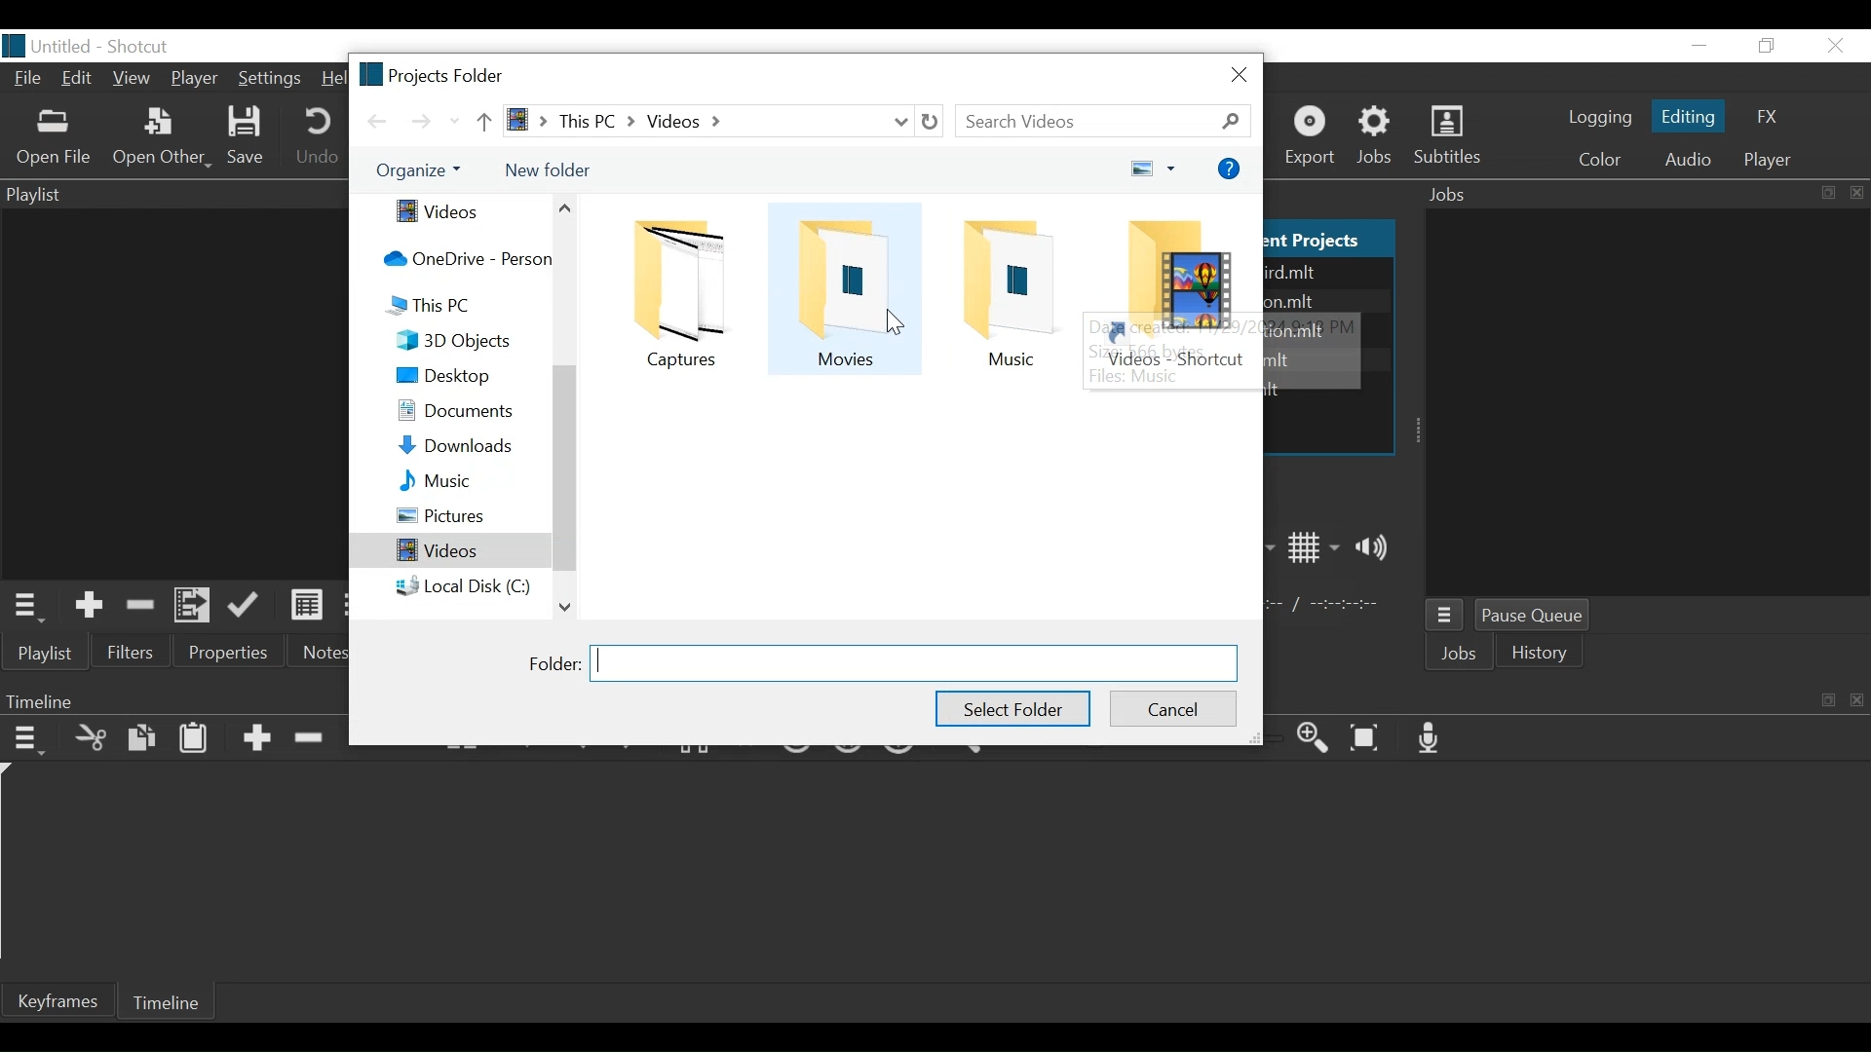  I want to click on Pictures, so click(465, 514).